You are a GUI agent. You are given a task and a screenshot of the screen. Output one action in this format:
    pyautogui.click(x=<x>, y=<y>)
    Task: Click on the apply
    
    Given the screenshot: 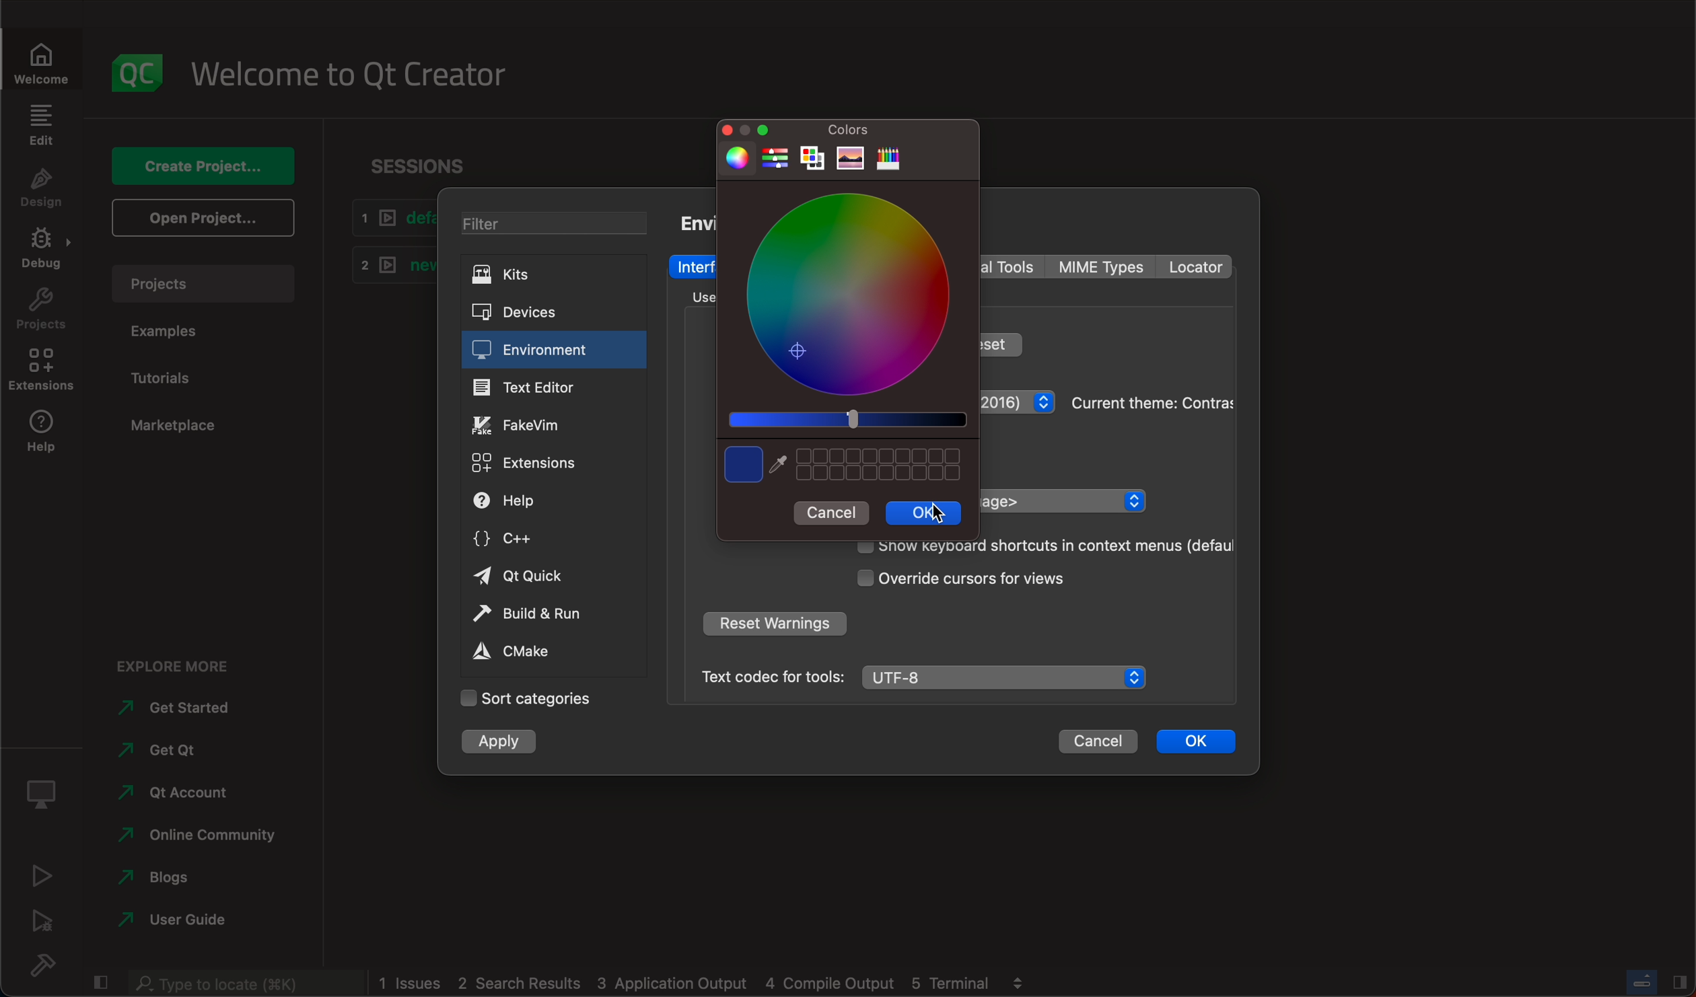 What is the action you would take?
    pyautogui.click(x=505, y=741)
    